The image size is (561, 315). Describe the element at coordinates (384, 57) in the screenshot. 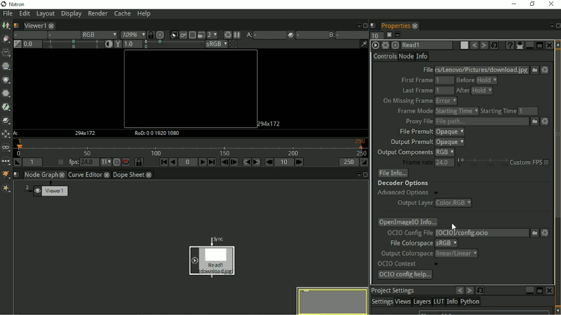

I see `Controls` at that location.